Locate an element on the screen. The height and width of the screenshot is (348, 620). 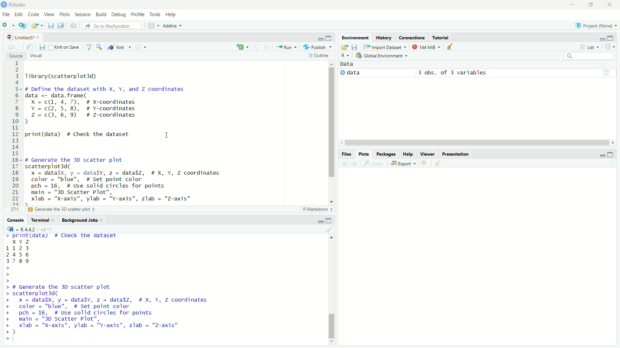
search bar is located at coordinates (589, 56).